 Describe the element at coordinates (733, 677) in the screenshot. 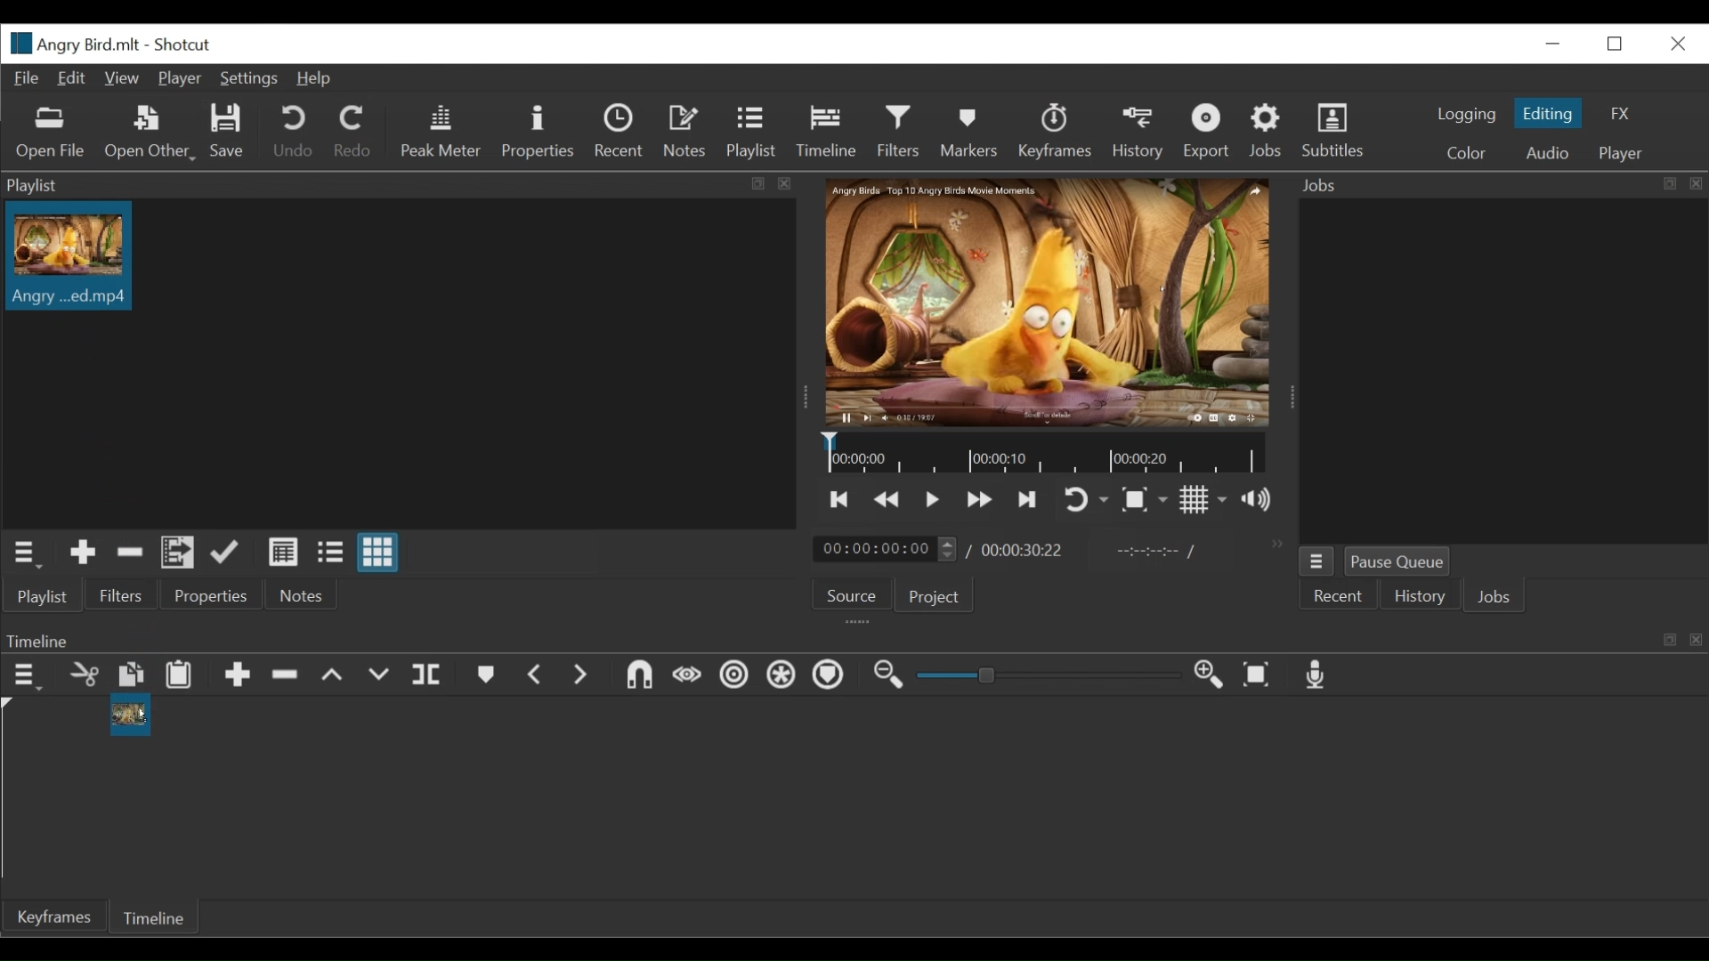

I see `Rippe` at that location.